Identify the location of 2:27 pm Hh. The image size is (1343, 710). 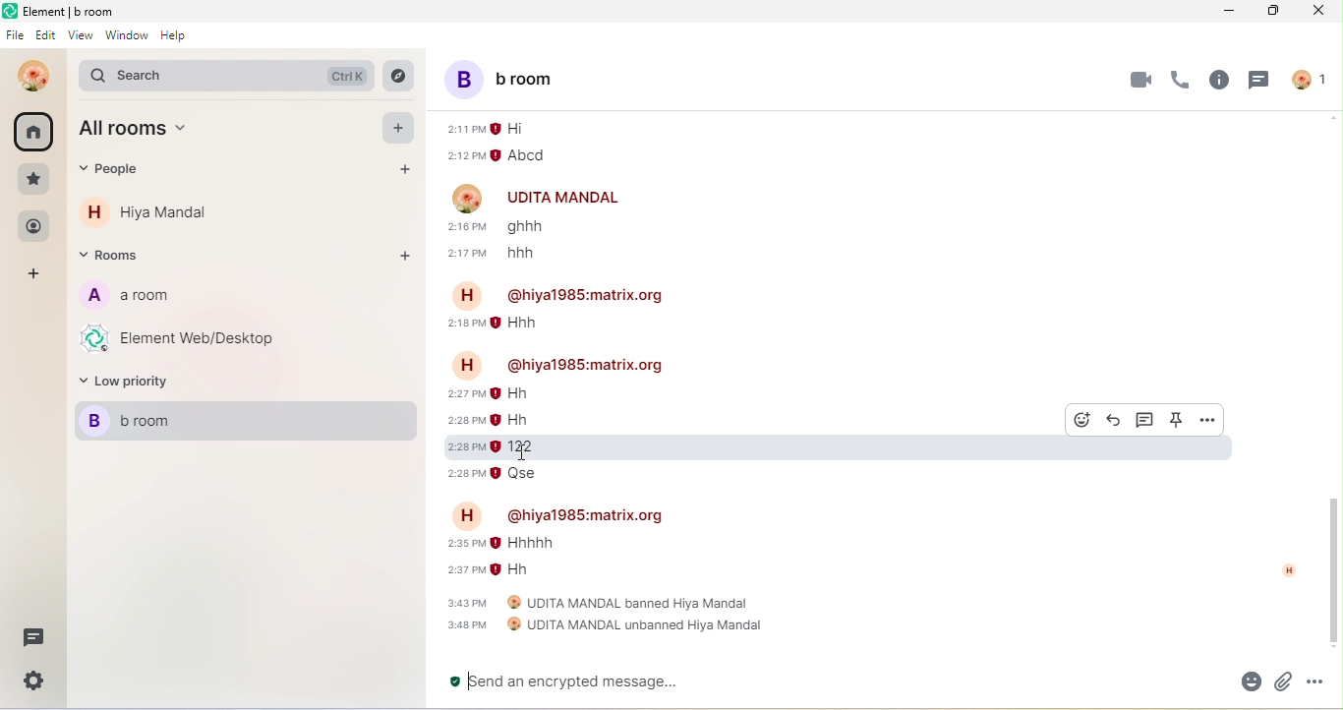
(491, 393).